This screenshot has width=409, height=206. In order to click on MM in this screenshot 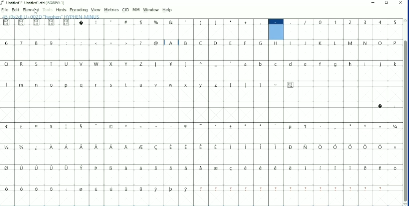, I will do `click(136, 10)`.